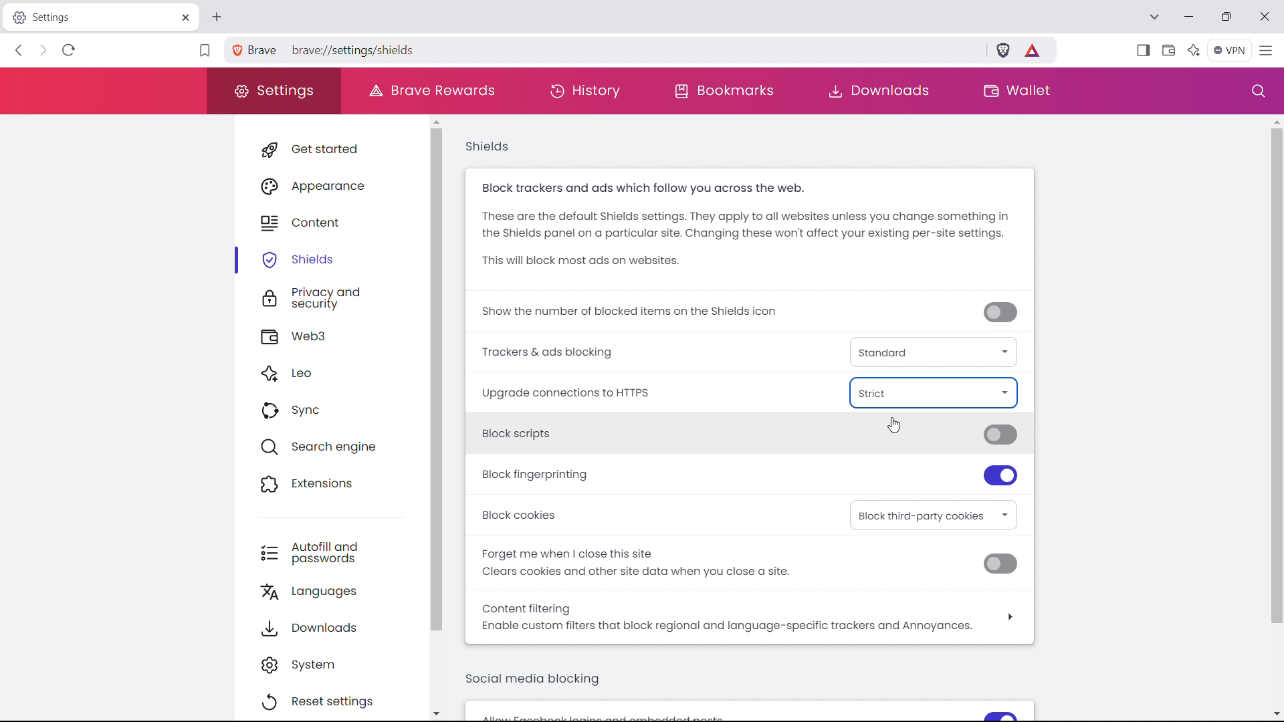  What do you see at coordinates (340, 149) in the screenshot?
I see `get started` at bounding box center [340, 149].